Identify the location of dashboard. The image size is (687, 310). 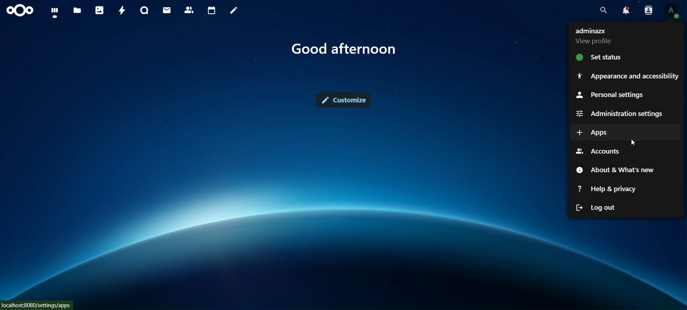
(54, 12).